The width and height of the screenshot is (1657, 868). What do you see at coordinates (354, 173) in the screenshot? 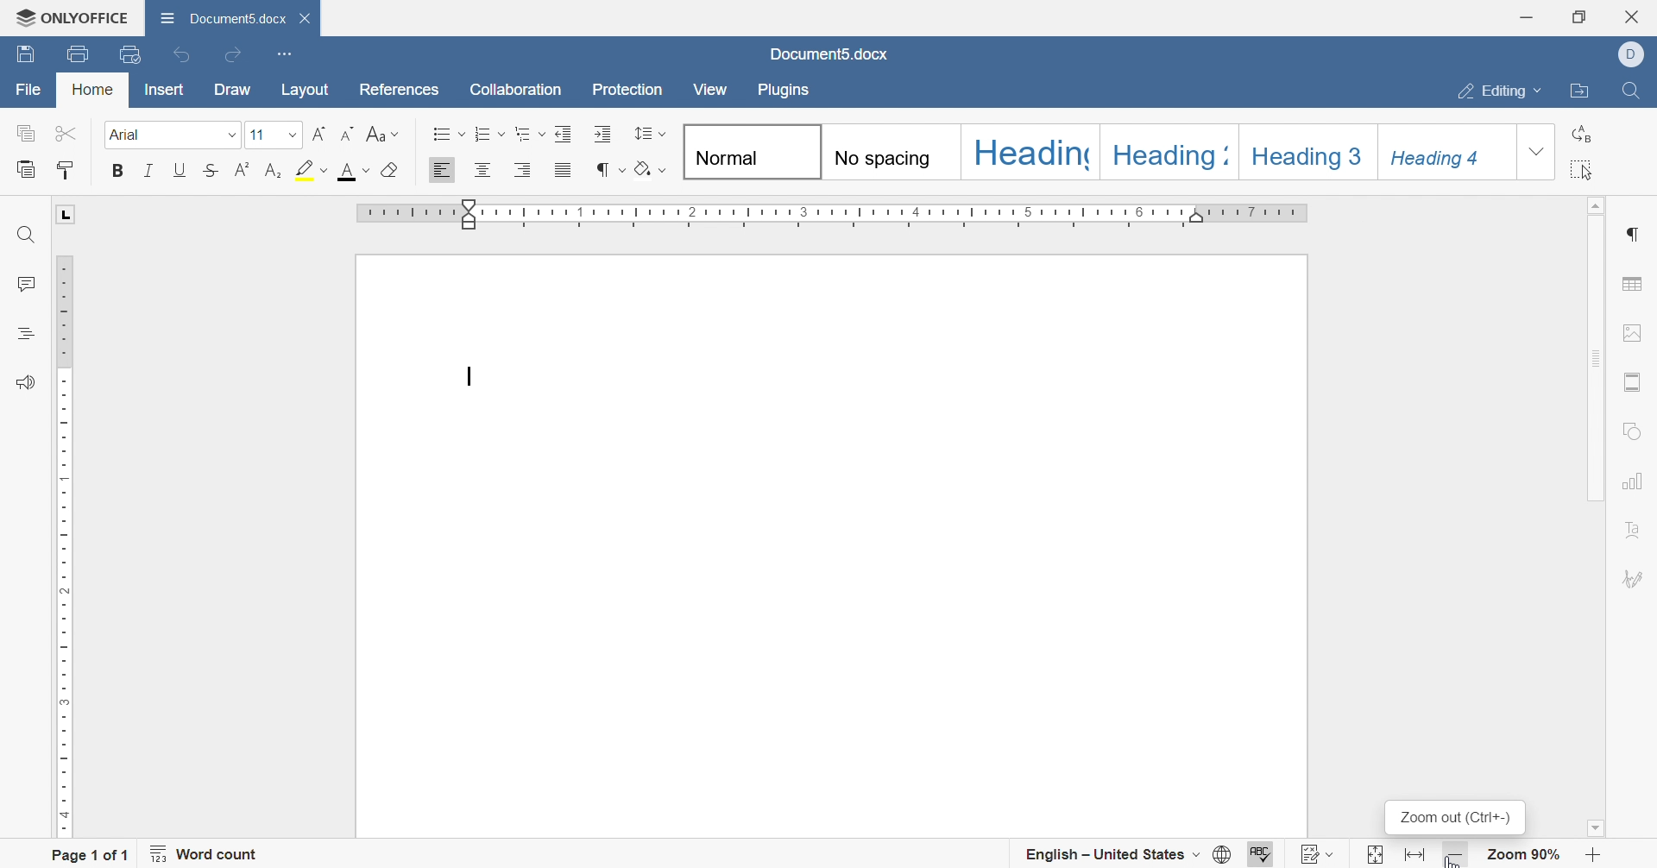
I see `font color` at bounding box center [354, 173].